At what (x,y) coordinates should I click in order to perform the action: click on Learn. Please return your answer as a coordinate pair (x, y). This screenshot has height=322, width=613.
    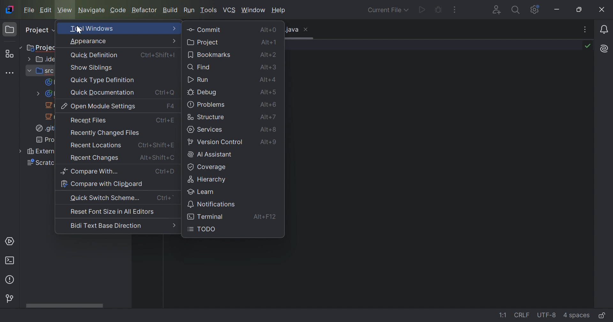
    Looking at the image, I should click on (202, 192).